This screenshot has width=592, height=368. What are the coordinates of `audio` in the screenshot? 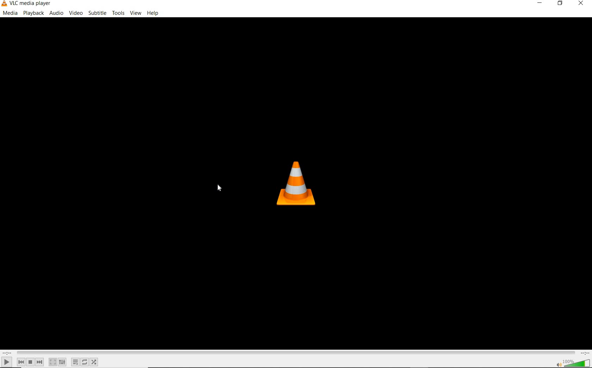 It's located at (57, 13).